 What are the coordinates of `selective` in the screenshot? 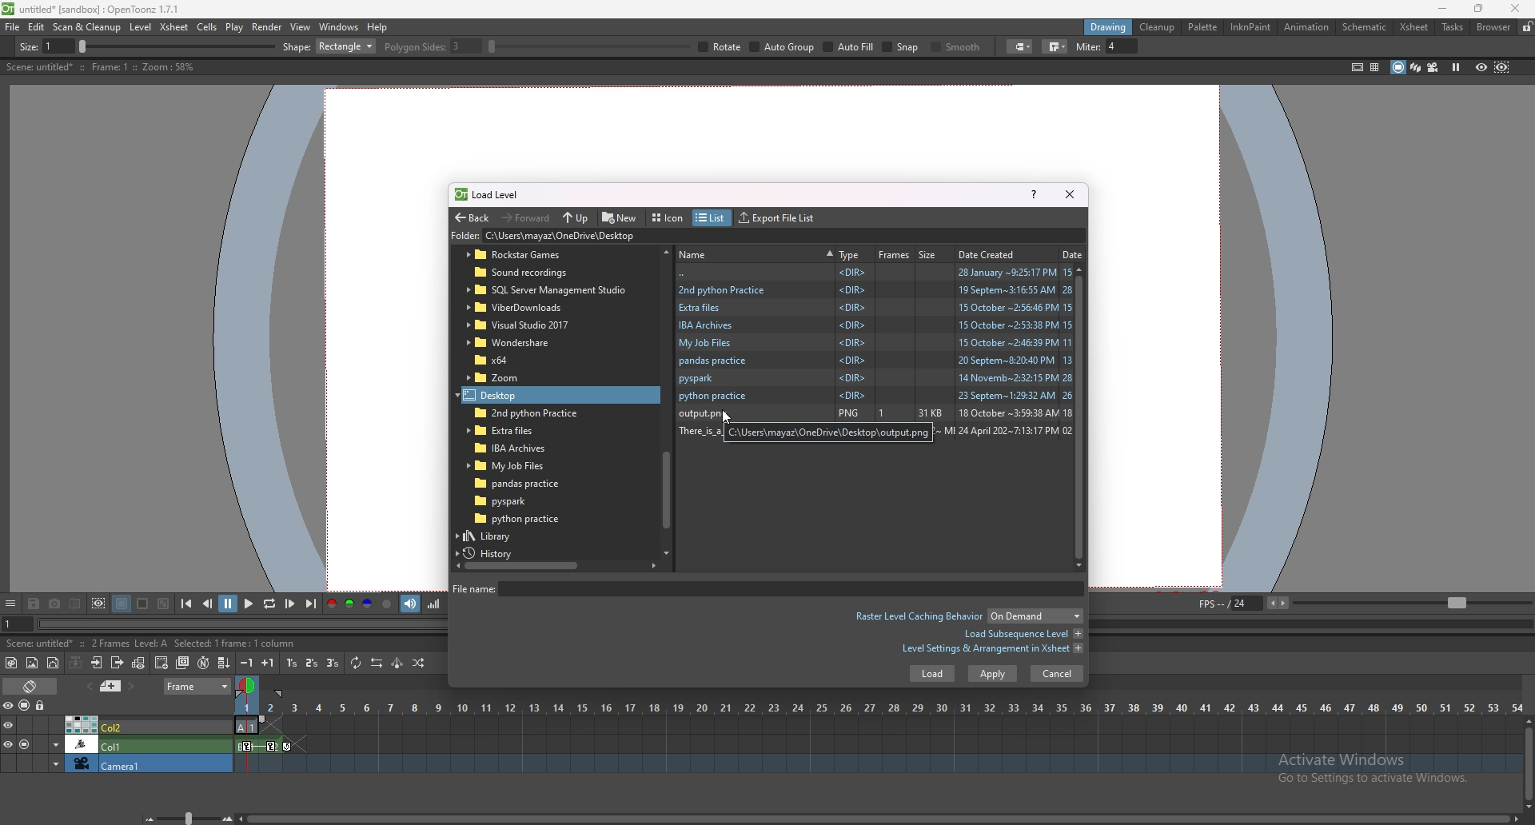 It's located at (1098, 47).